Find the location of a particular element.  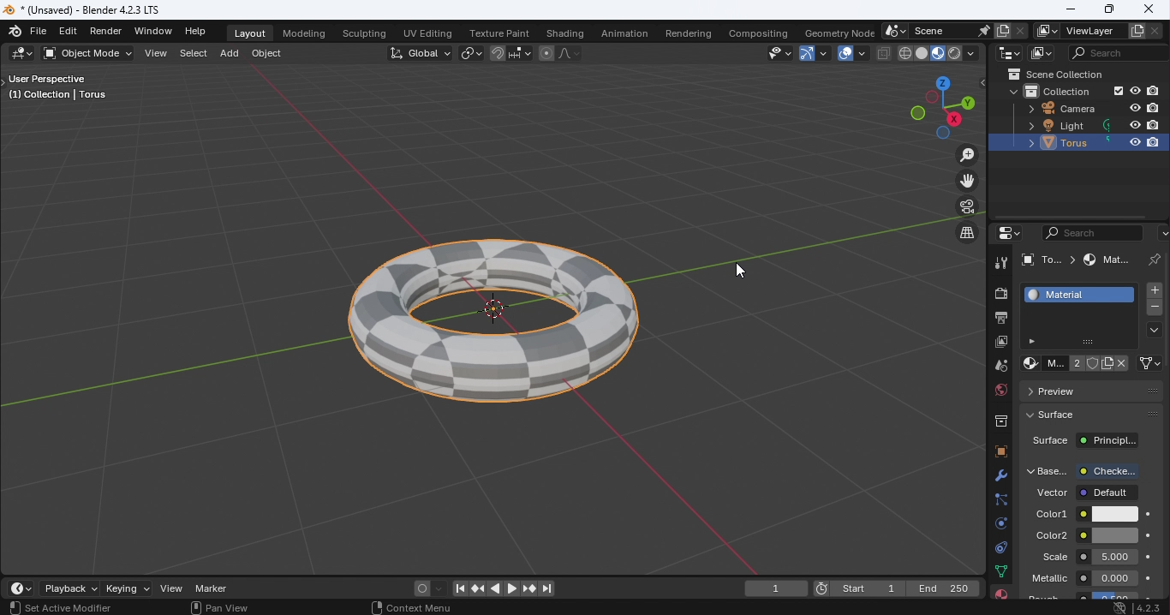

Surface is located at coordinates (1091, 415).